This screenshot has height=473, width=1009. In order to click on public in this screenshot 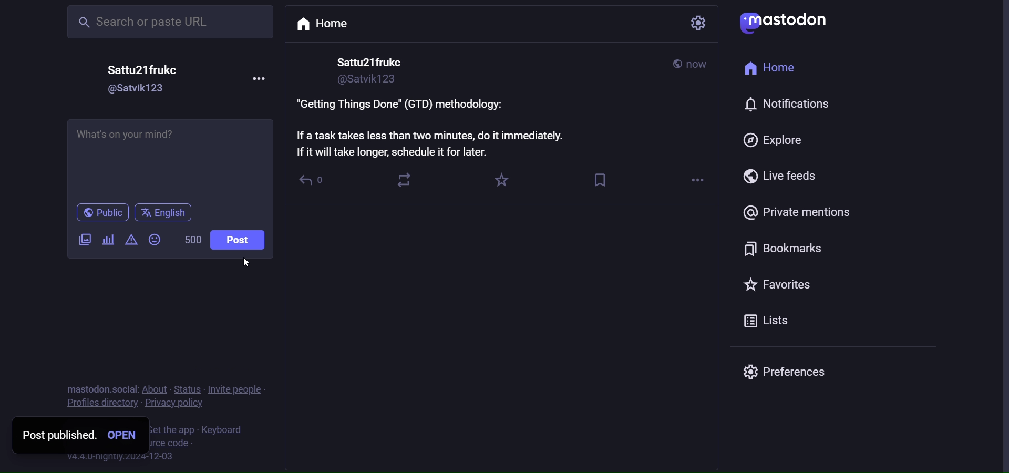, I will do `click(676, 65)`.